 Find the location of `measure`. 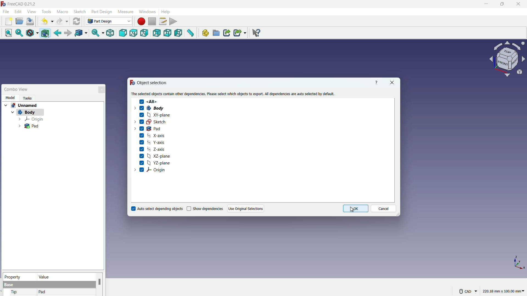

measure is located at coordinates (125, 12).